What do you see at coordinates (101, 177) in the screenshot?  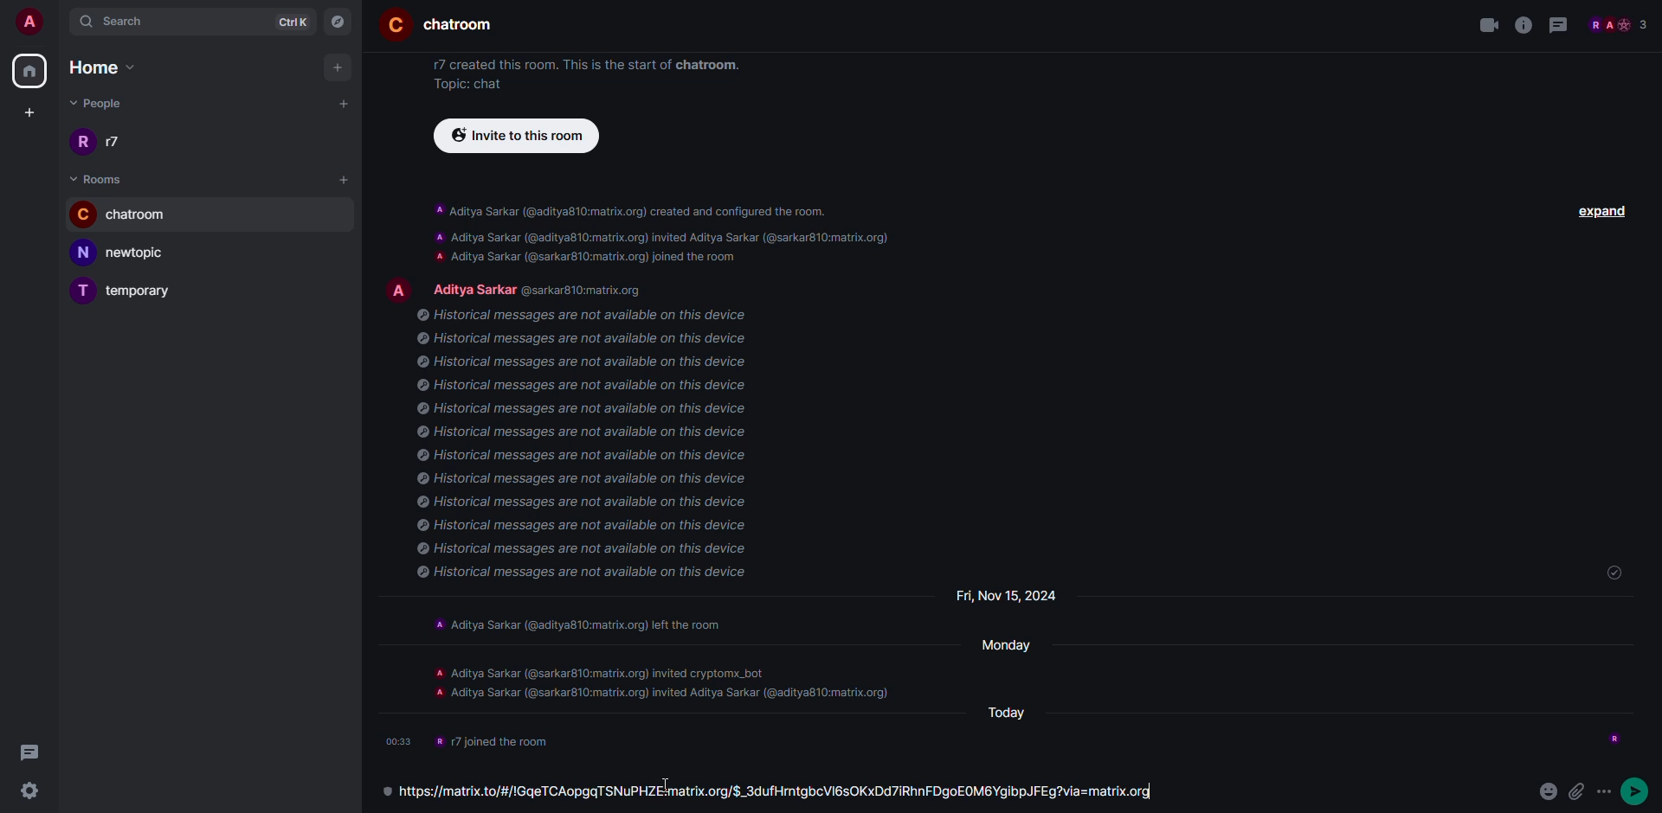 I see `room` at bounding box center [101, 177].